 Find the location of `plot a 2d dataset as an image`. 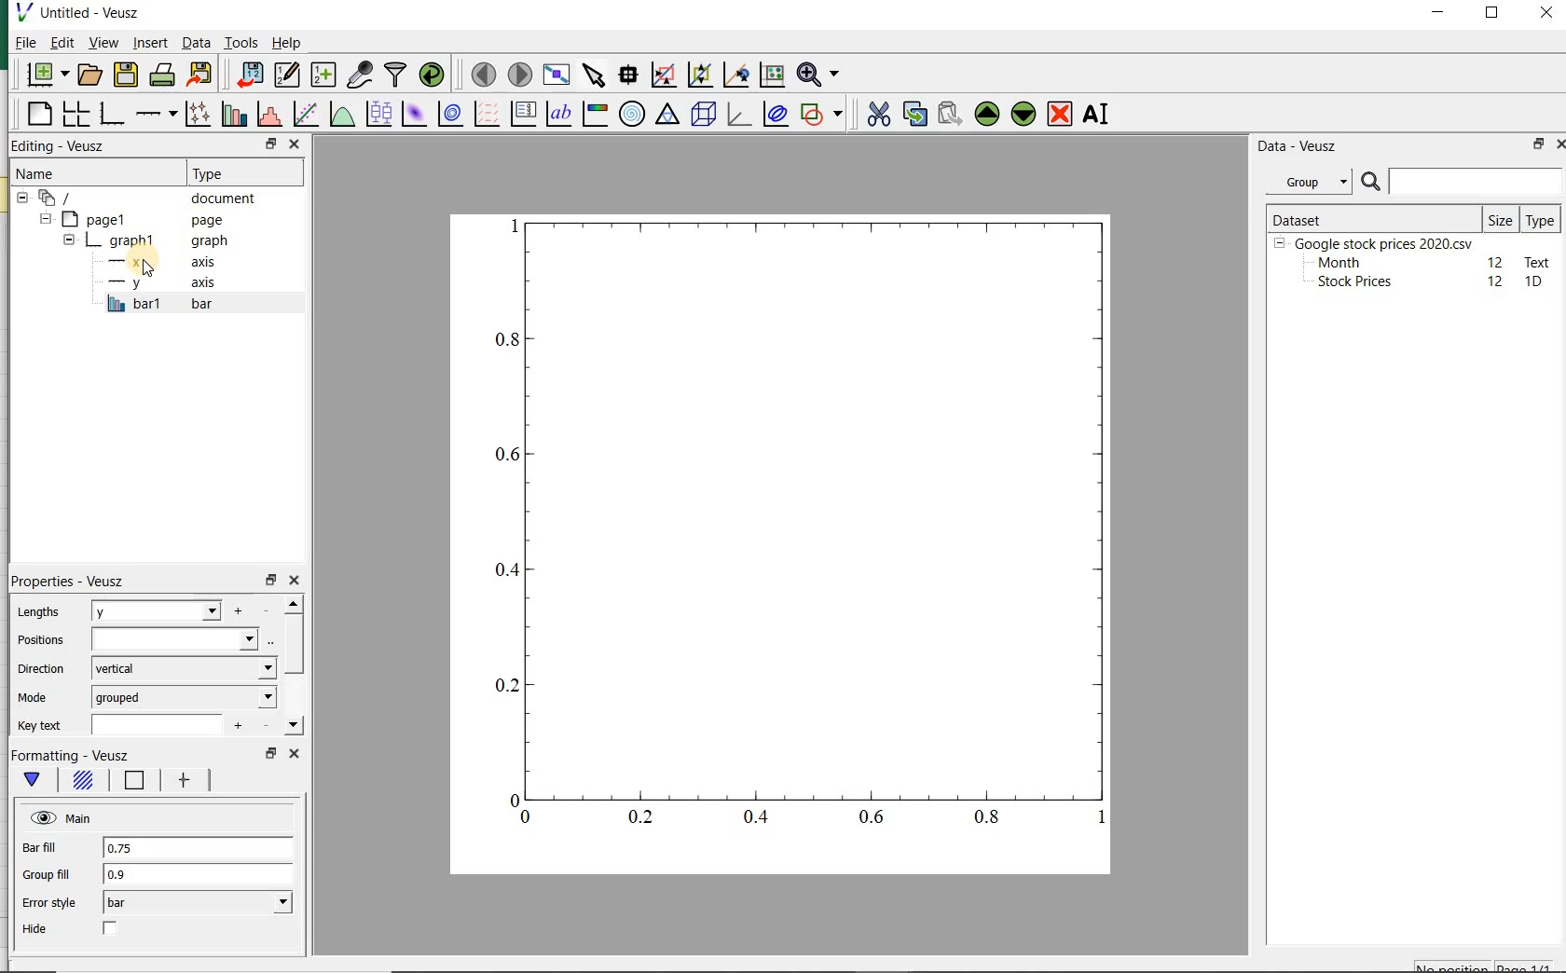

plot a 2d dataset as an image is located at coordinates (412, 114).